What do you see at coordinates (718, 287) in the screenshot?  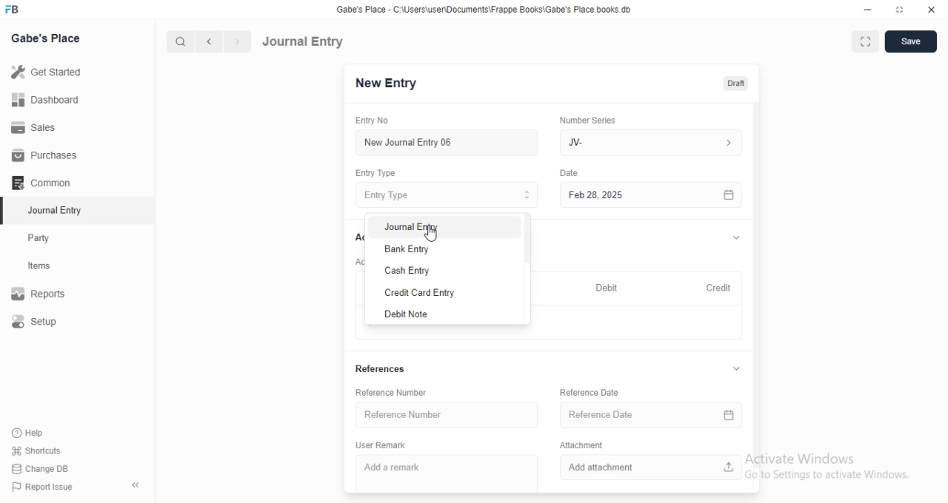 I see `Credit` at bounding box center [718, 287].